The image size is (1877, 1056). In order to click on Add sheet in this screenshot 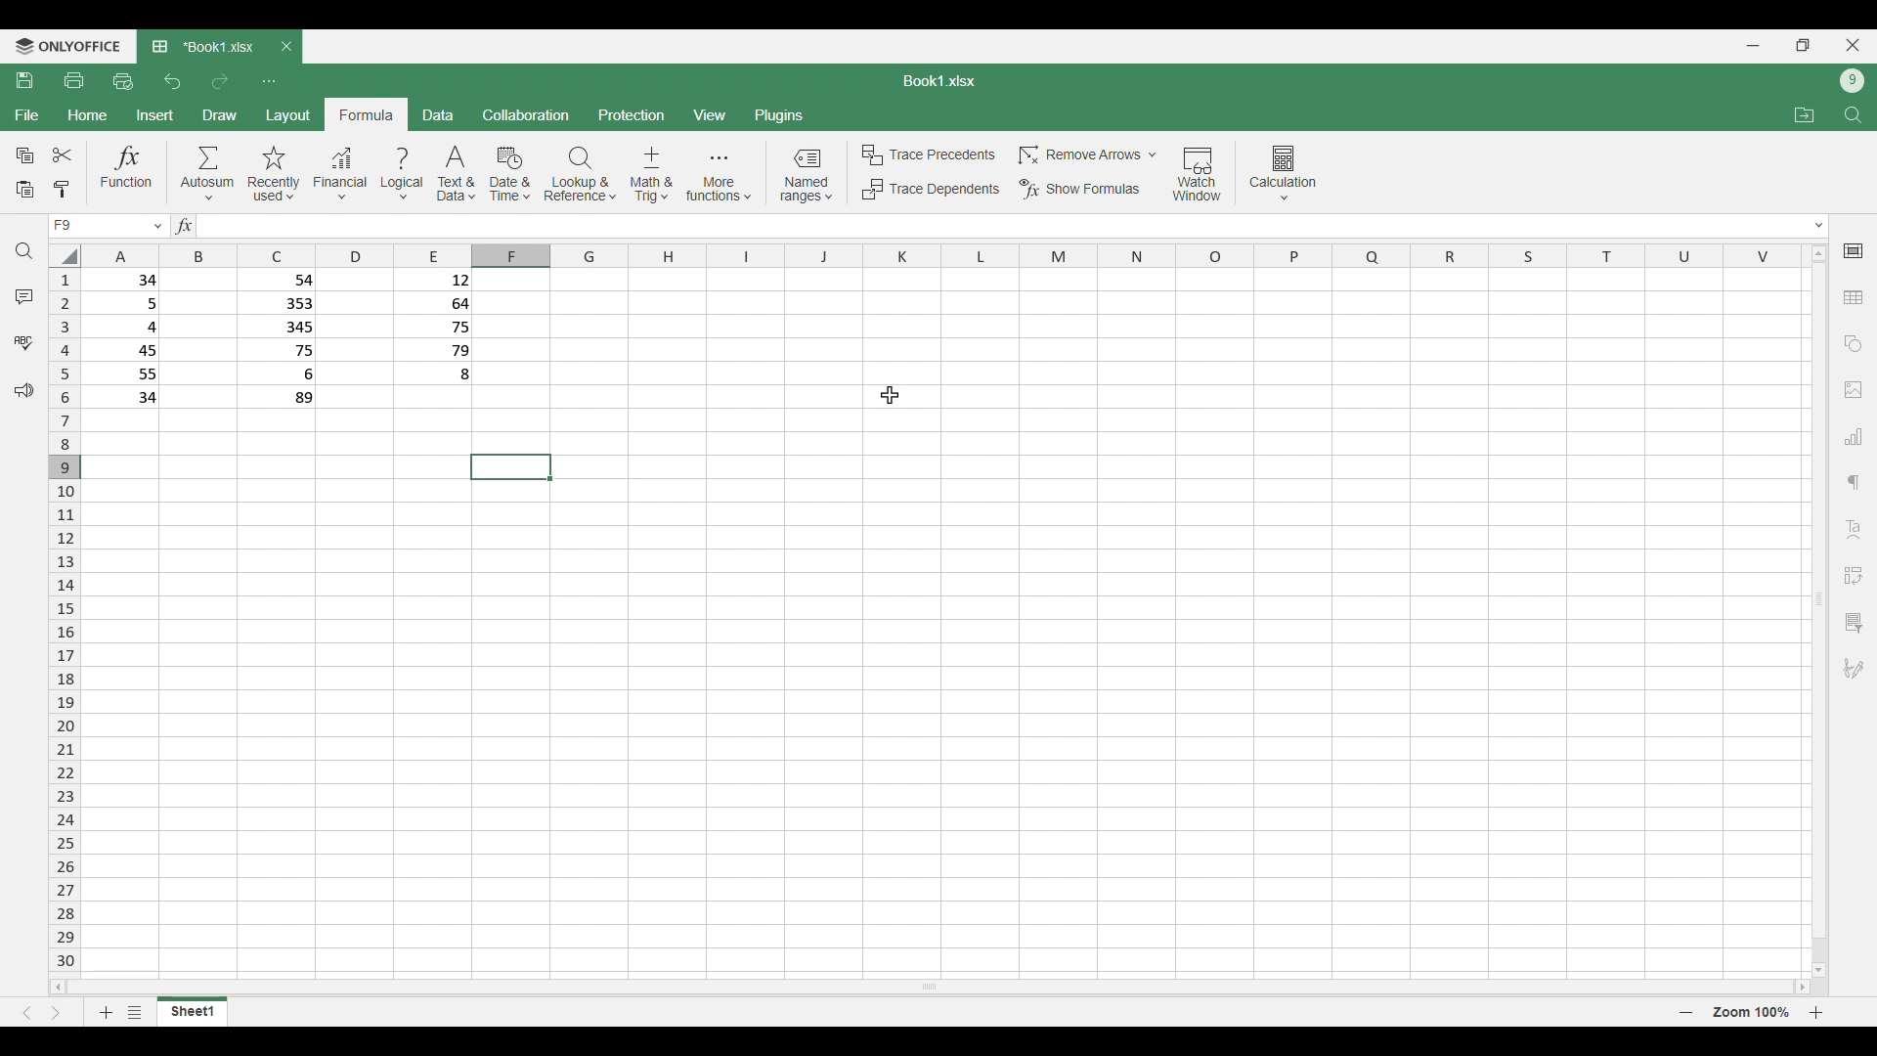, I will do `click(107, 1012)`.